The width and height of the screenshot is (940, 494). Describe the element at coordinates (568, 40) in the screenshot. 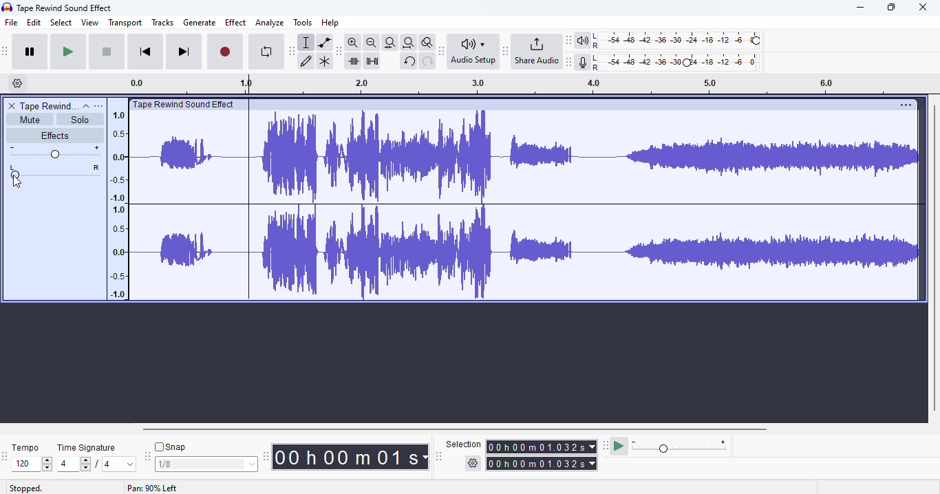

I see `audacity playback meter toolbar` at that location.